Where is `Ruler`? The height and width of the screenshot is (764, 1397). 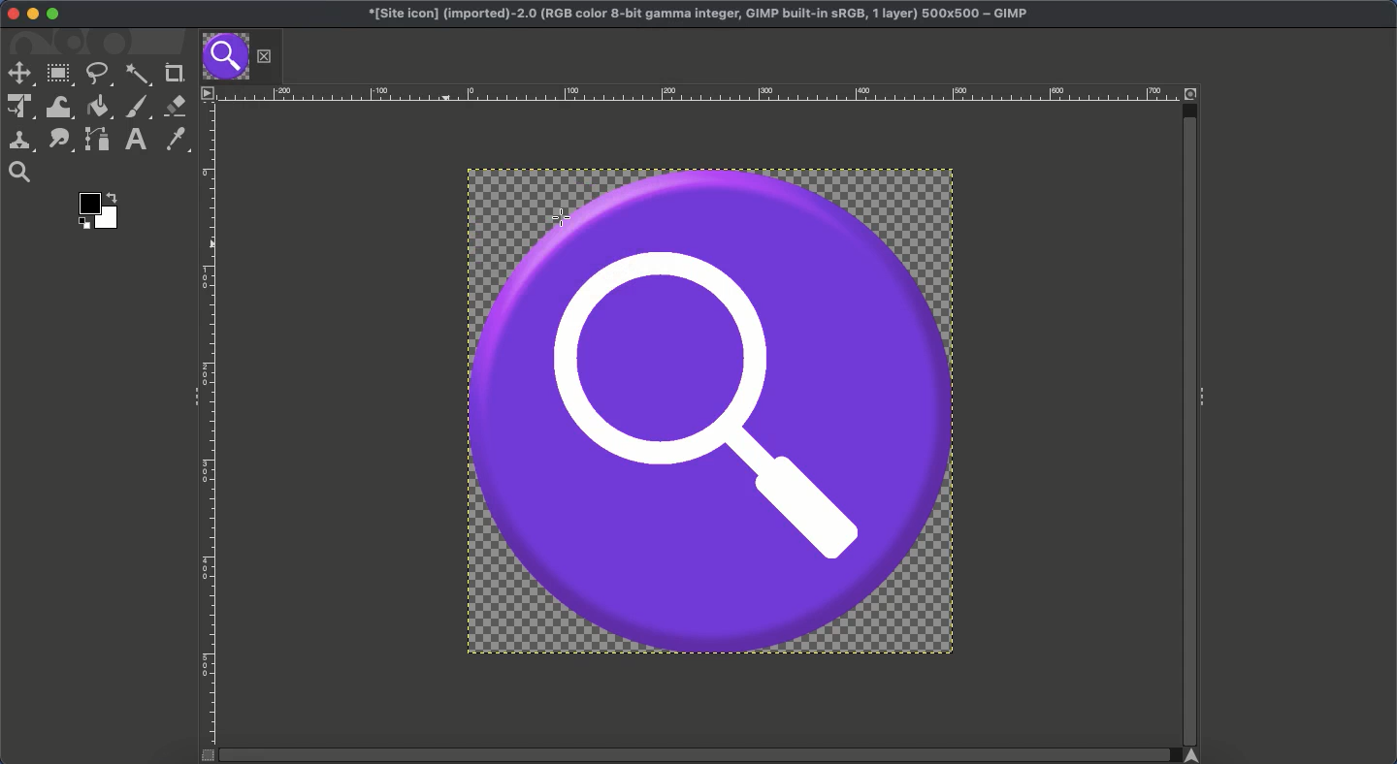 Ruler is located at coordinates (211, 425).